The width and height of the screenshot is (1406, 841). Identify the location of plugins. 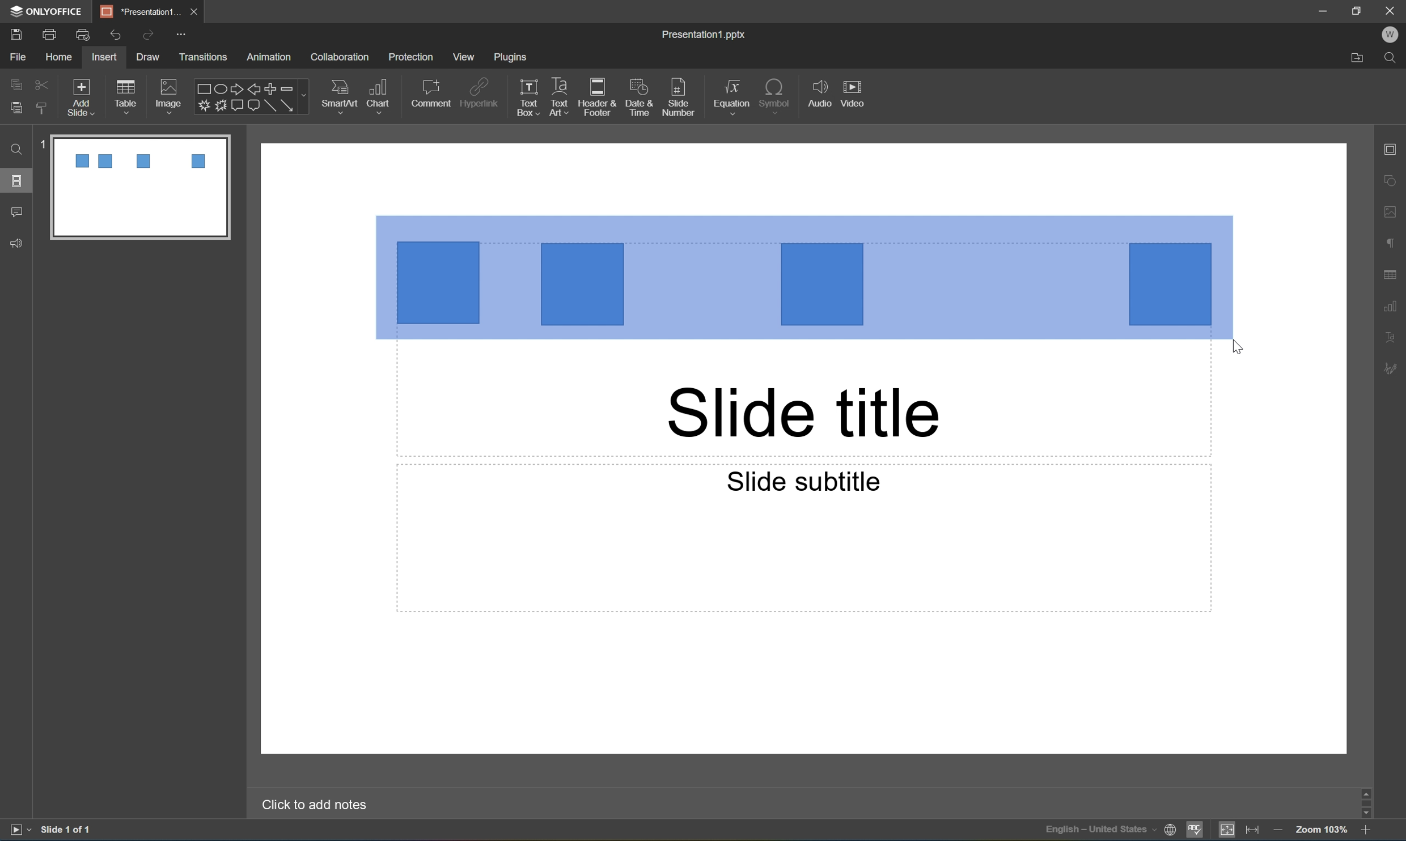
(513, 58).